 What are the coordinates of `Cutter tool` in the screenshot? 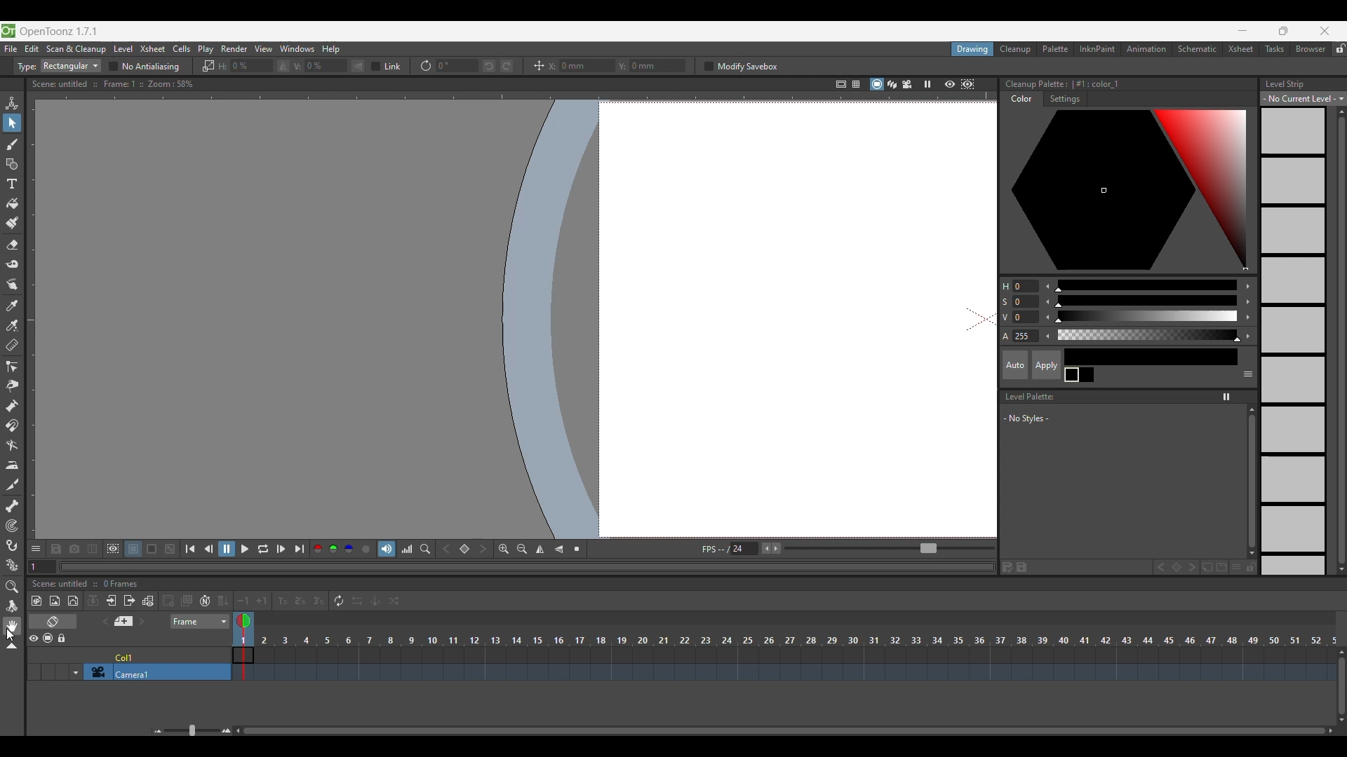 It's located at (12, 484).